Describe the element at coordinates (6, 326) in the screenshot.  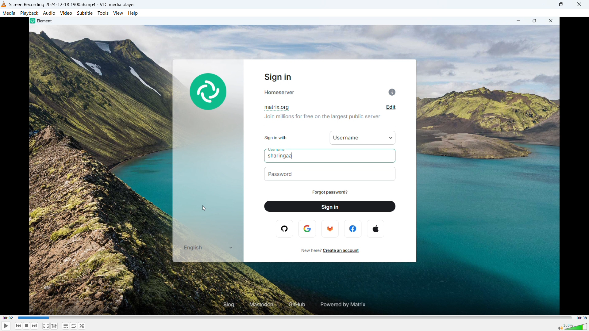
I see `play` at that location.